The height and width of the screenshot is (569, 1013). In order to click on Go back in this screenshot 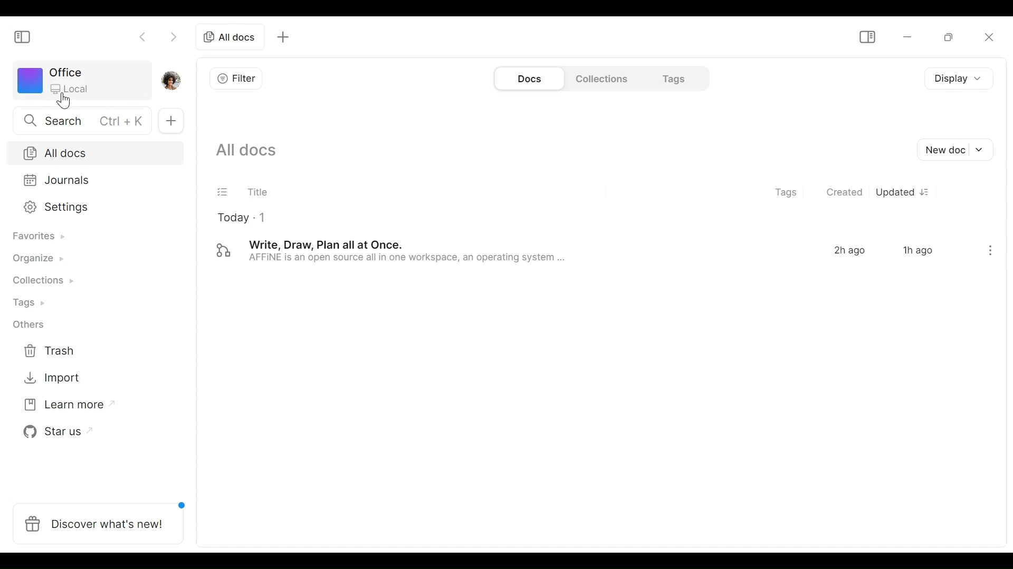, I will do `click(144, 38)`.